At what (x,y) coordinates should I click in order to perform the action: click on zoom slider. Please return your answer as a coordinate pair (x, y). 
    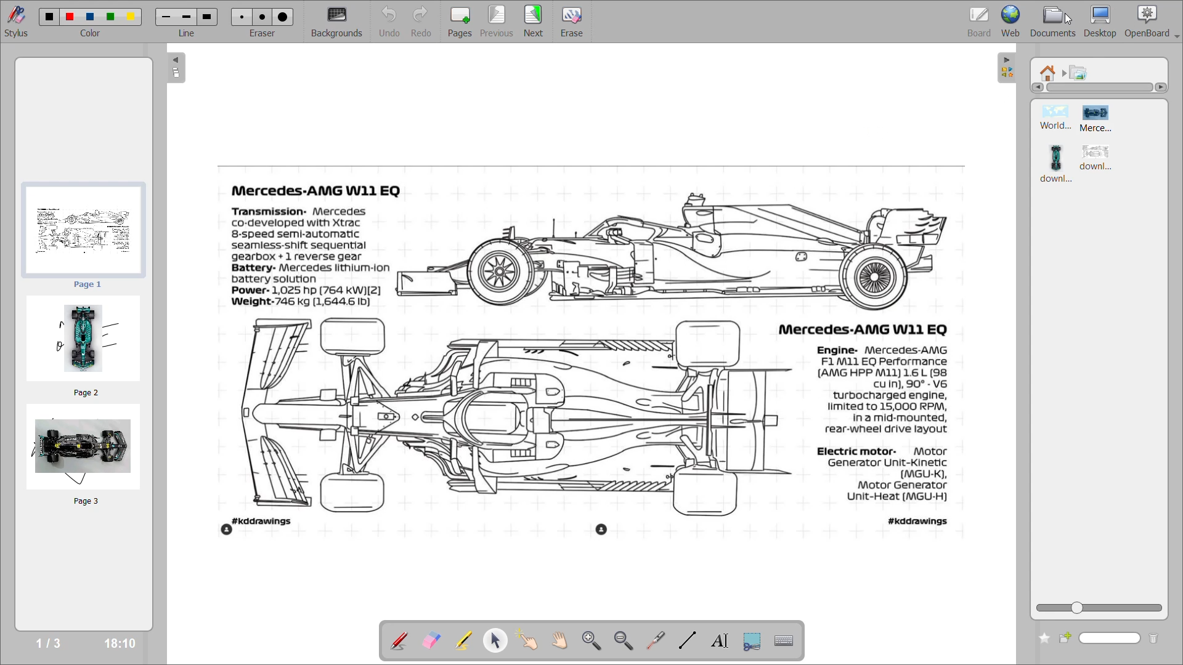
    Looking at the image, I should click on (1099, 608).